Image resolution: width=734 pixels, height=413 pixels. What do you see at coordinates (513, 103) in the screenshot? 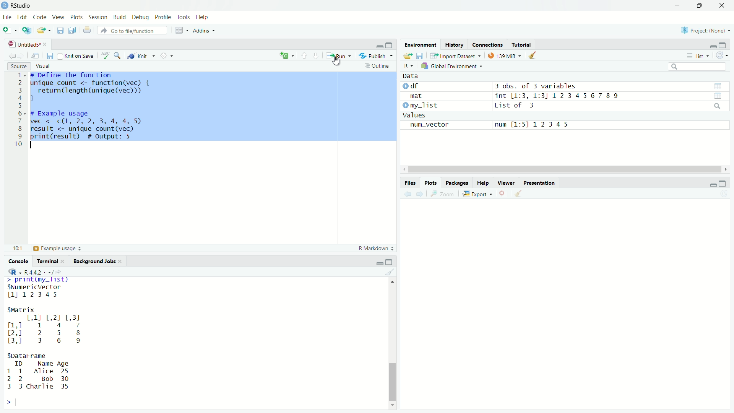
I see `Data df 3 obs. of 3 variablesmat int [1:3, 1:31 1234567 89 my_list List of 3valuesnum_vector num [1:51 12345` at bounding box center [513, 103].